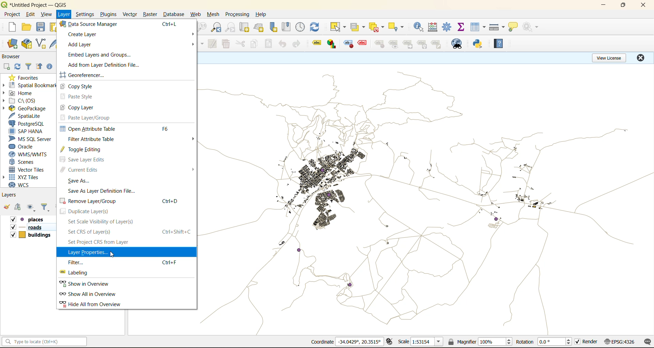 Image resolution: width=654 pixels, height=348 pixels. What do you see at coordinates (456, 45) in the screenshot?
I see `metasearch` at bounding box center [456, 45].